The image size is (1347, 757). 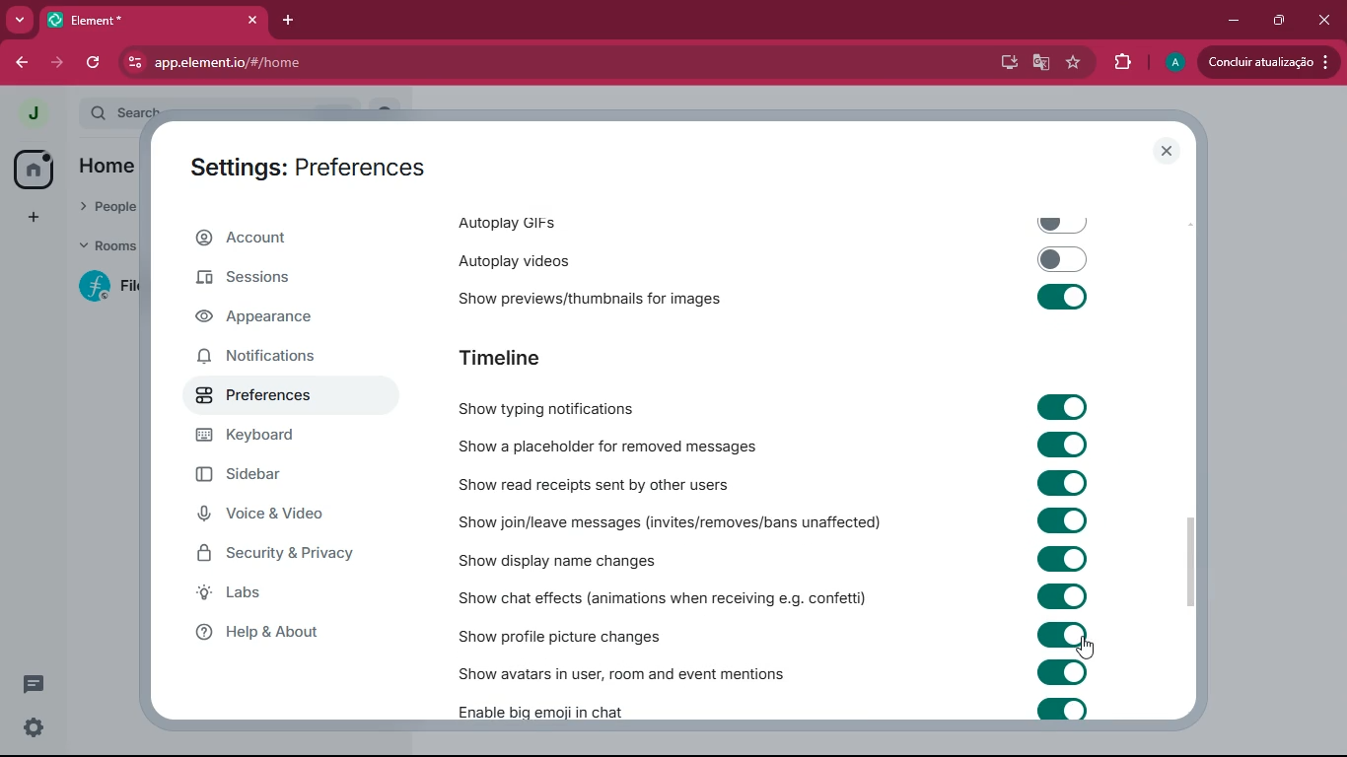 I want to click on search tabs, so click(x=20, y=21).